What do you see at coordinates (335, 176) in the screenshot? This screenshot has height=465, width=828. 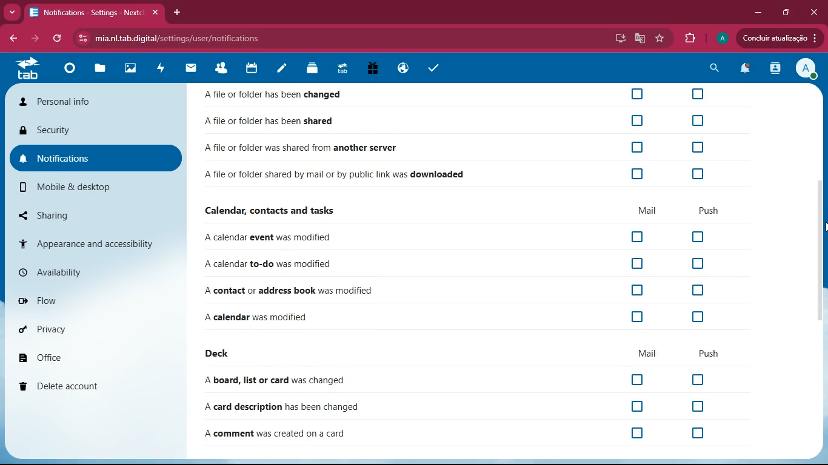 I see `A file or folder shared by mail or by public link was downloaded` at bounding box center [335, 176].